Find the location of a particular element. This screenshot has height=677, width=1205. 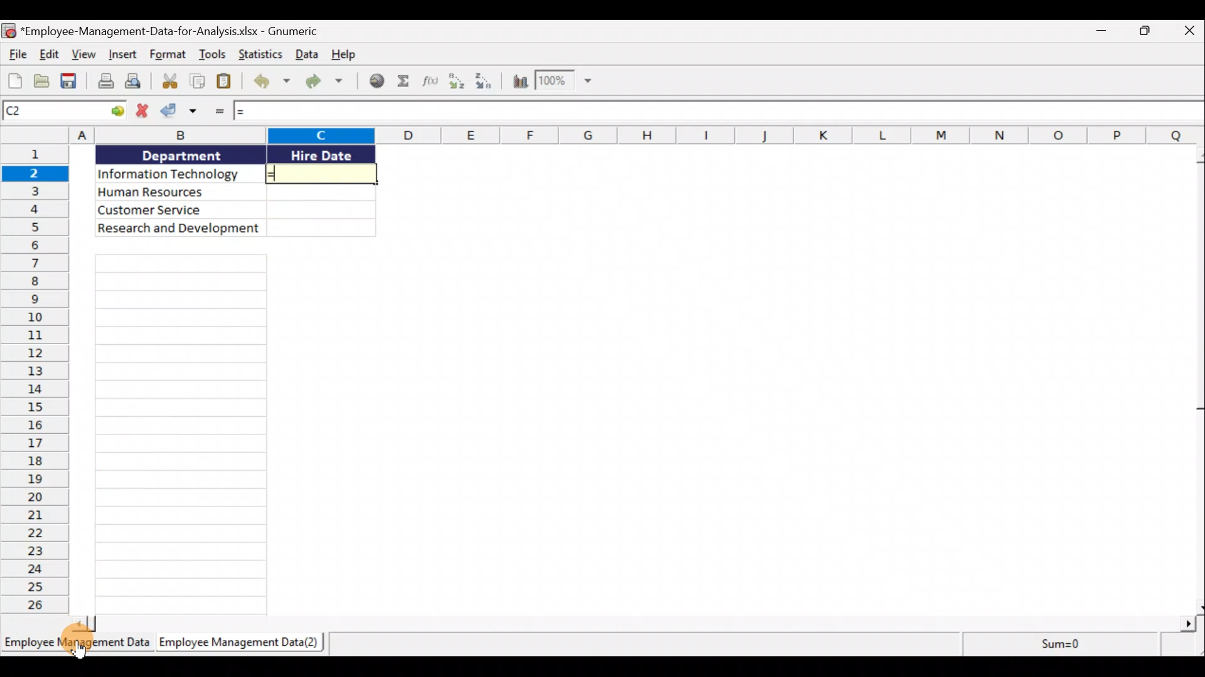

Rows is located at coordinates (35, 379).